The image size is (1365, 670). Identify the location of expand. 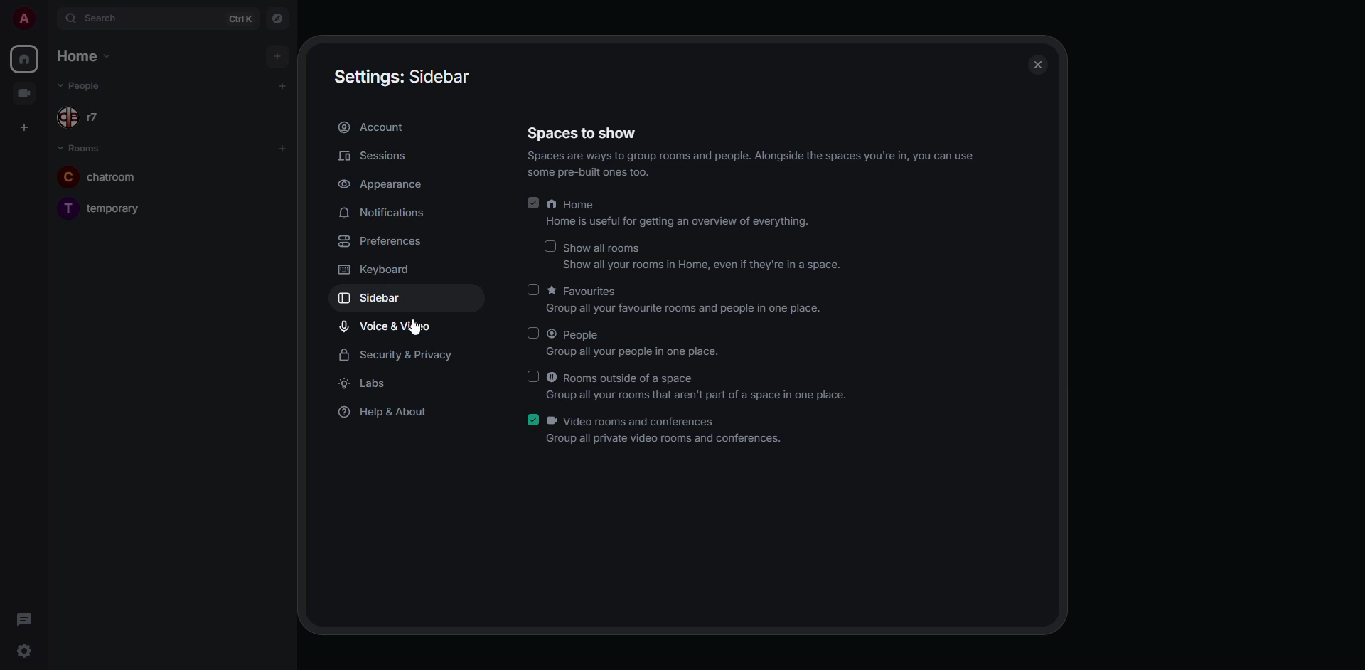
(48, 18).